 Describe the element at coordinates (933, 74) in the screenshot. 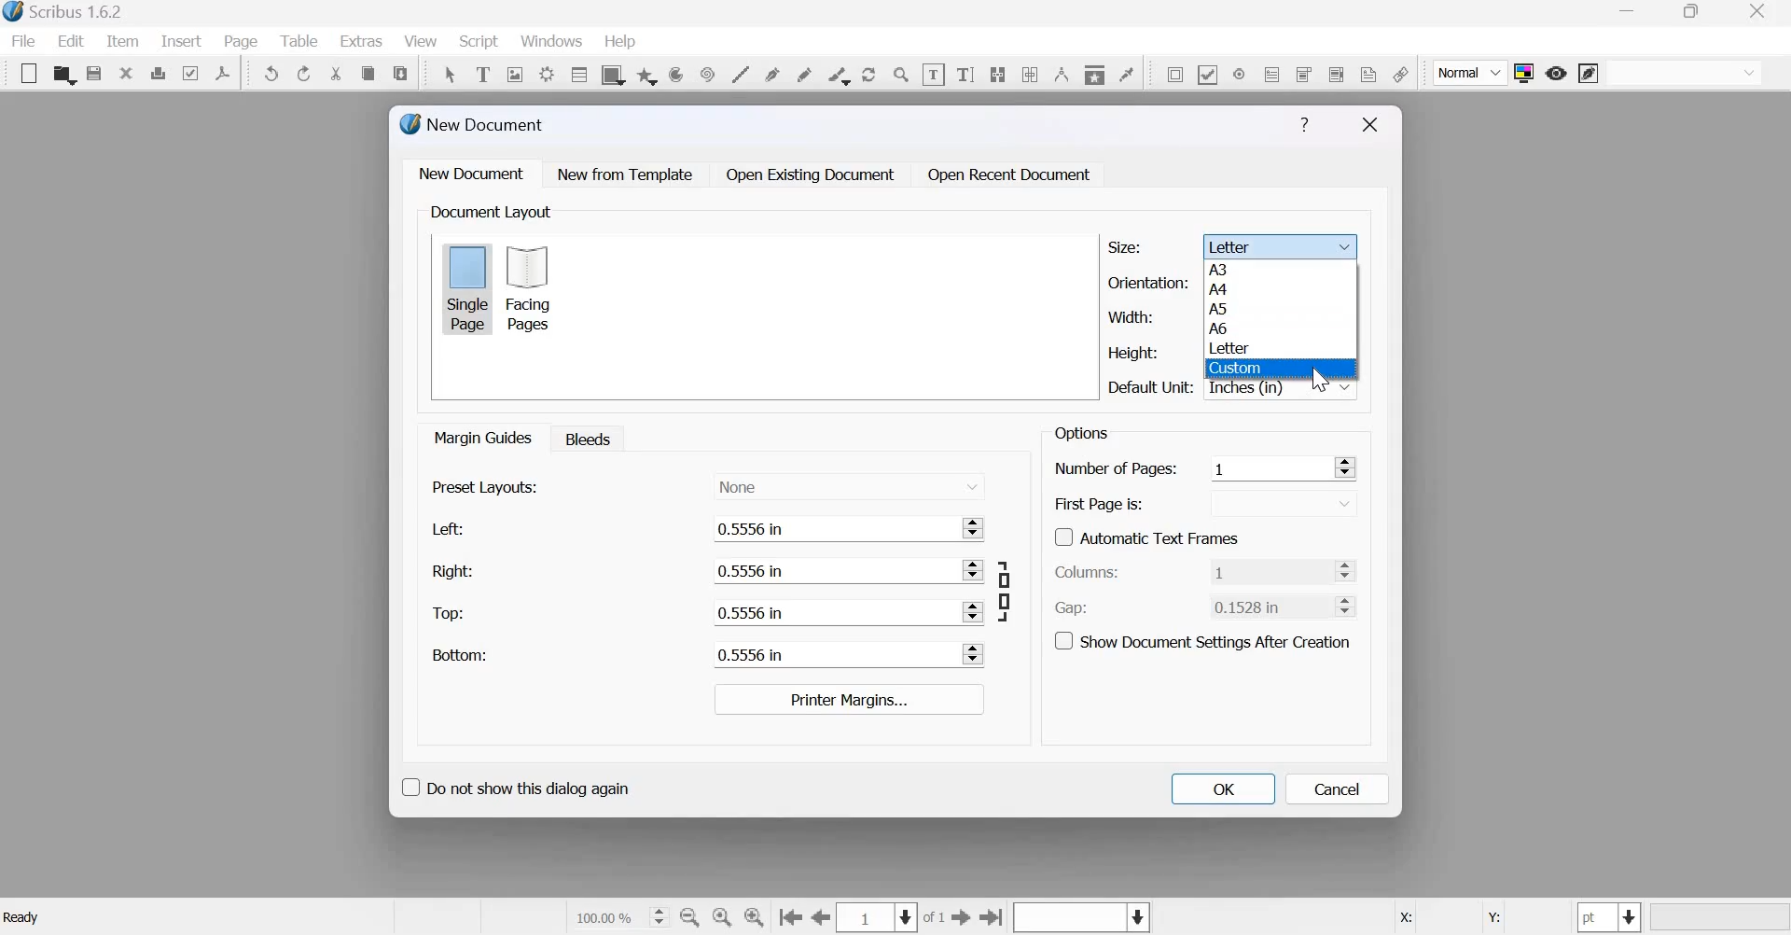

I see `edit contents of frame` at that location.